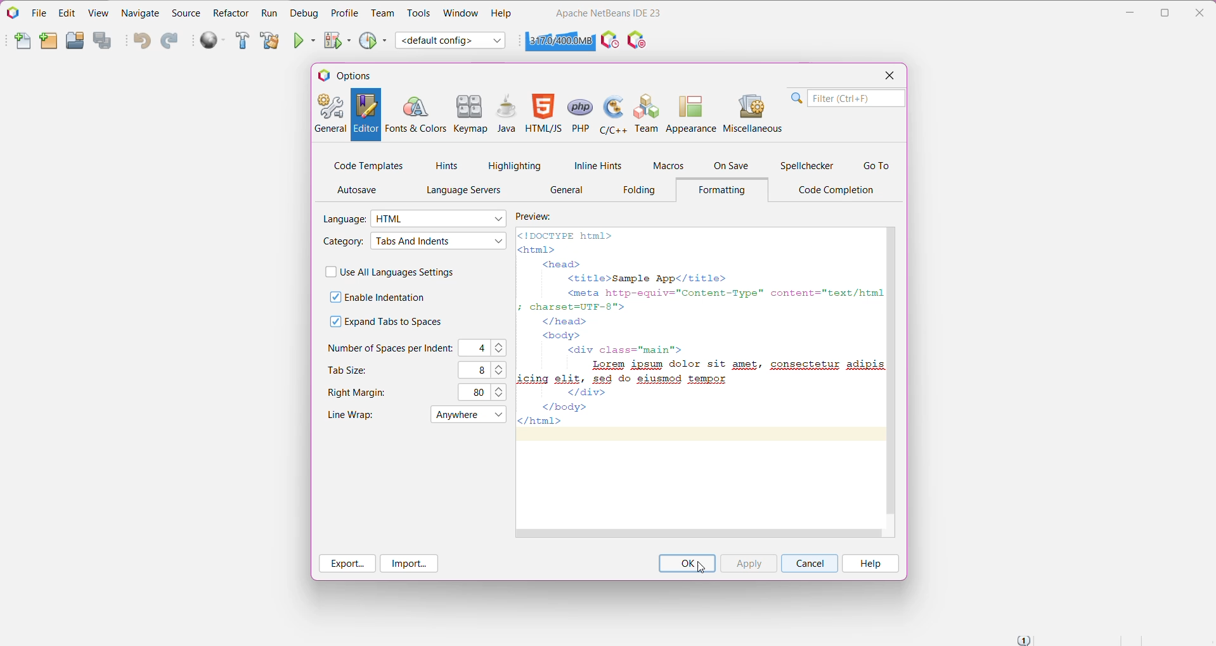  Describe the element at coordinates (338, 40) in the screenshot. I see `Debug Project` at that location.